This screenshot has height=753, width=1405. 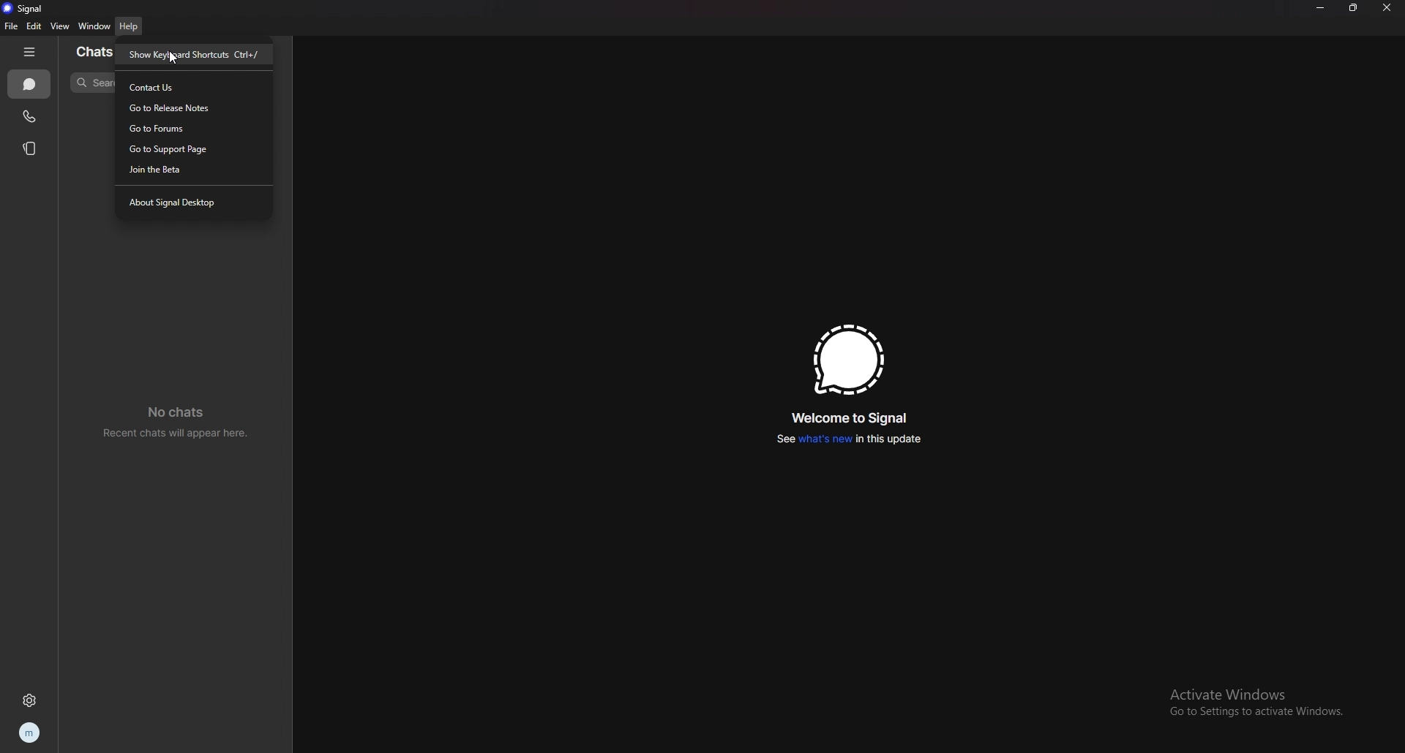 I want to click on chats, so click(x=29, y=84).